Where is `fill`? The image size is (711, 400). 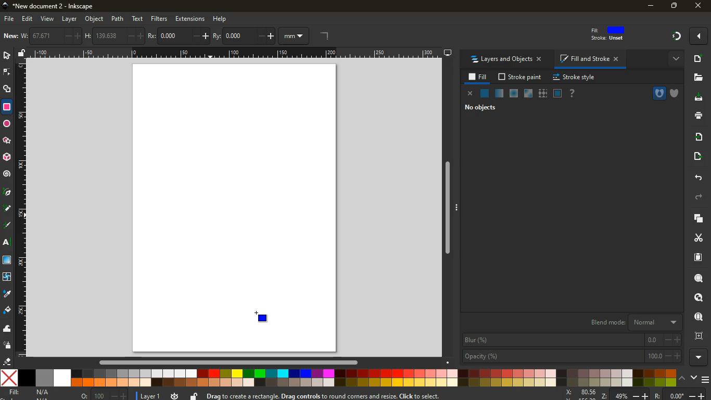
fill is located at coordinates (608, 33).